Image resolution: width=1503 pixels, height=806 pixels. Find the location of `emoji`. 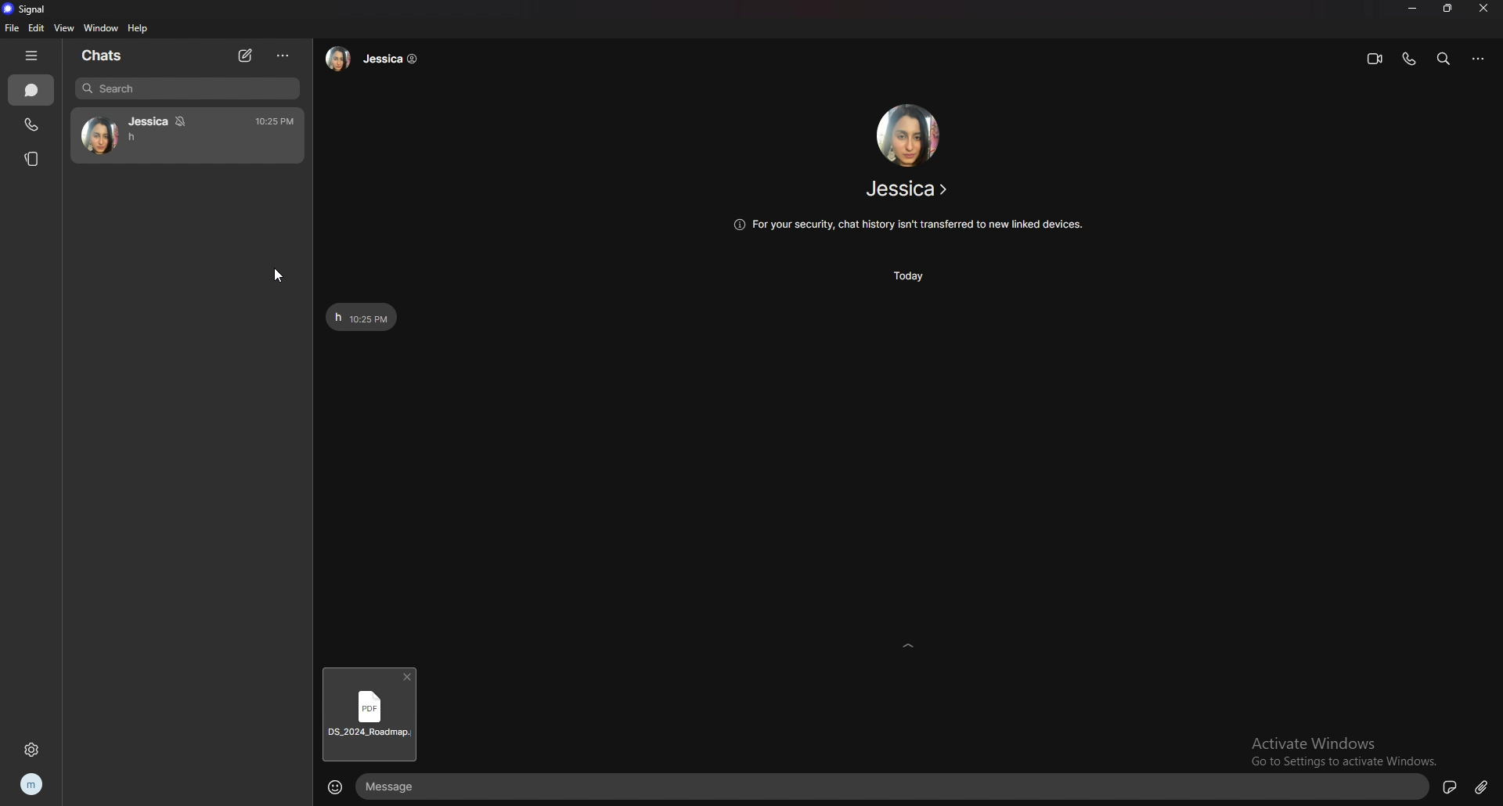

emoji is located at coordinates (337, 786).